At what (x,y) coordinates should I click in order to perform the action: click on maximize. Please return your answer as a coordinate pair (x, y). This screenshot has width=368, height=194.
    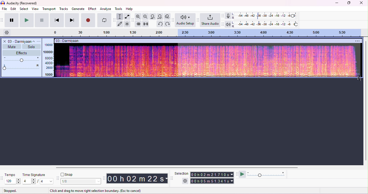
    Looking at the image, I should click on (348, 3).